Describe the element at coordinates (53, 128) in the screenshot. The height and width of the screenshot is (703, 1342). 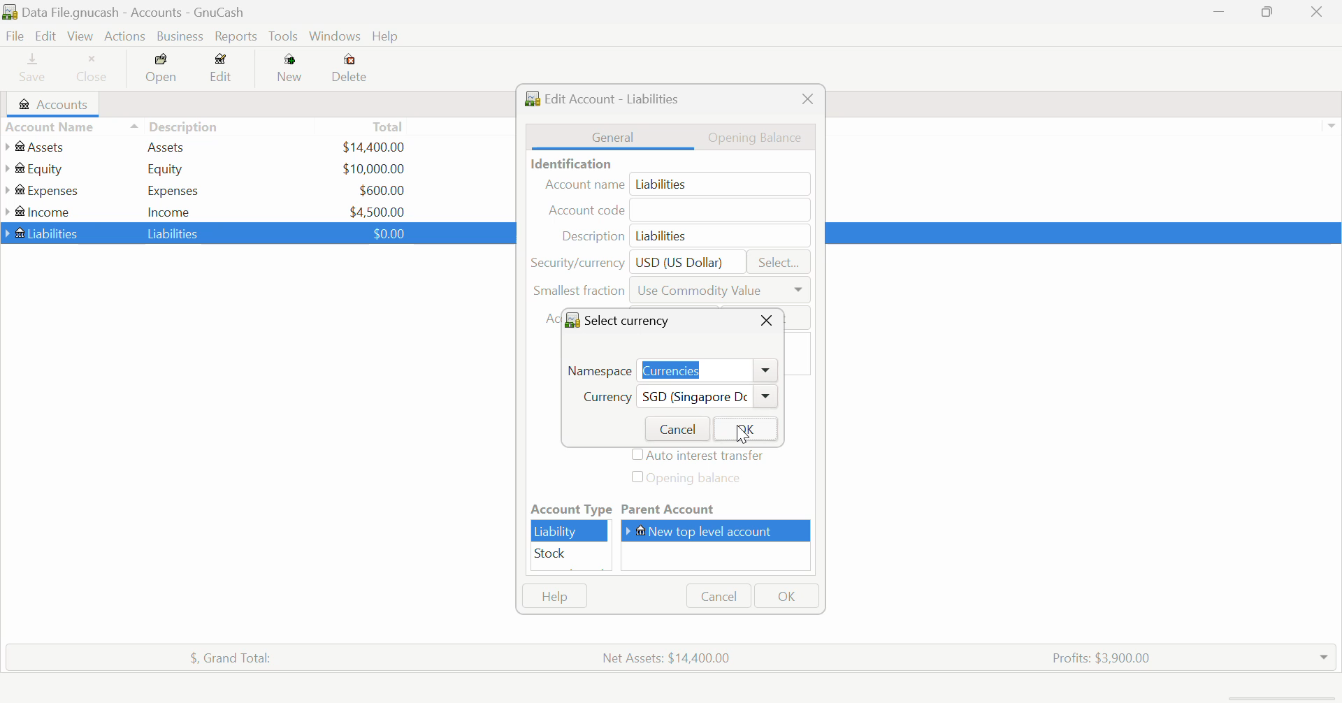
I see `Account Column Heading` at that location.